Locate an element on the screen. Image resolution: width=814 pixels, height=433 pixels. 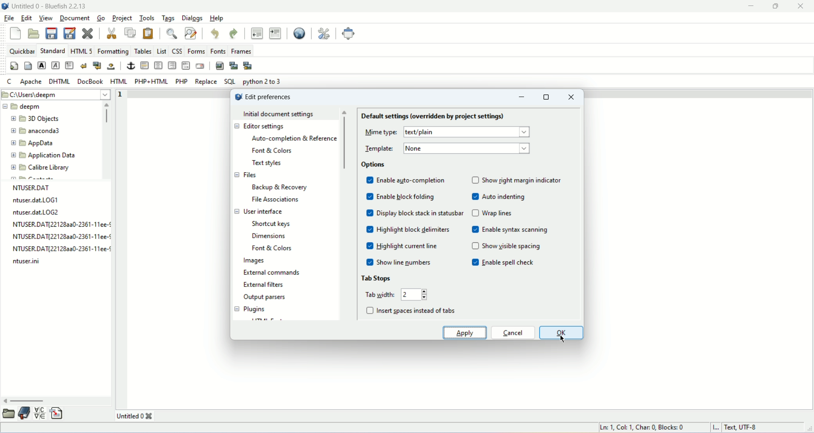
strong is located at coordinates (41, 65).